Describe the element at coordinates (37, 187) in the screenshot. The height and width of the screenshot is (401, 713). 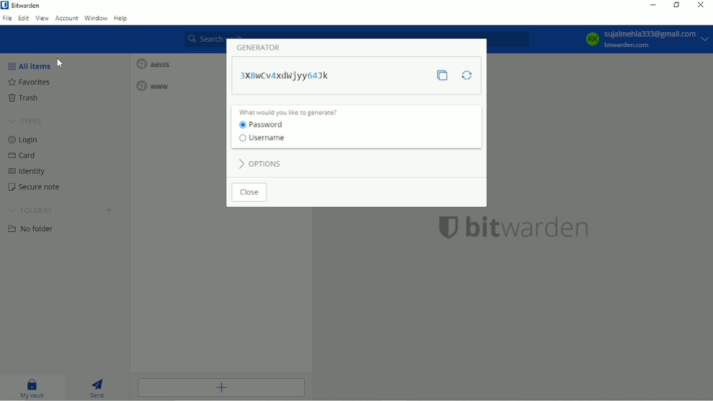
I see `Secure note` at that location.